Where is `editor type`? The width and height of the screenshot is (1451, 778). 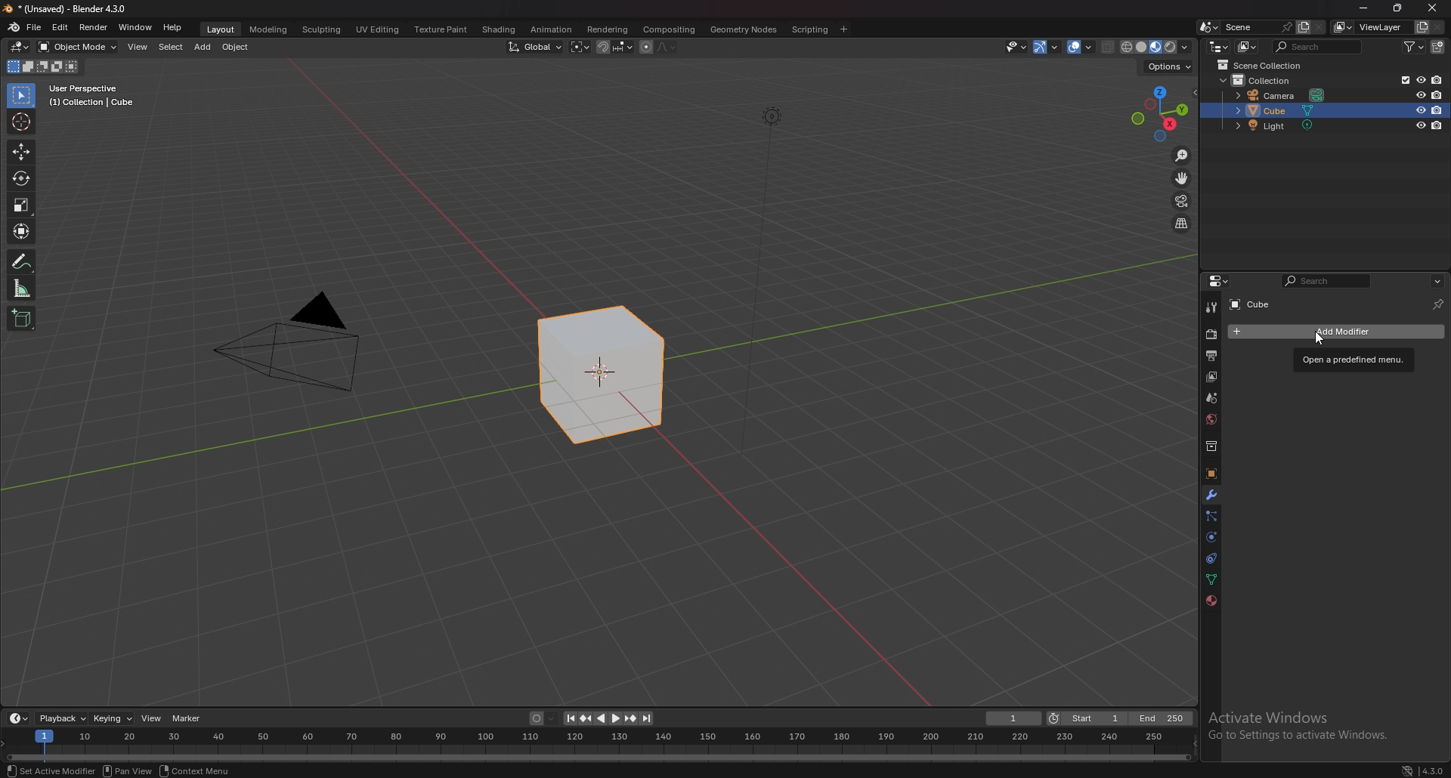
editor type is located at coordinates (19, 47).